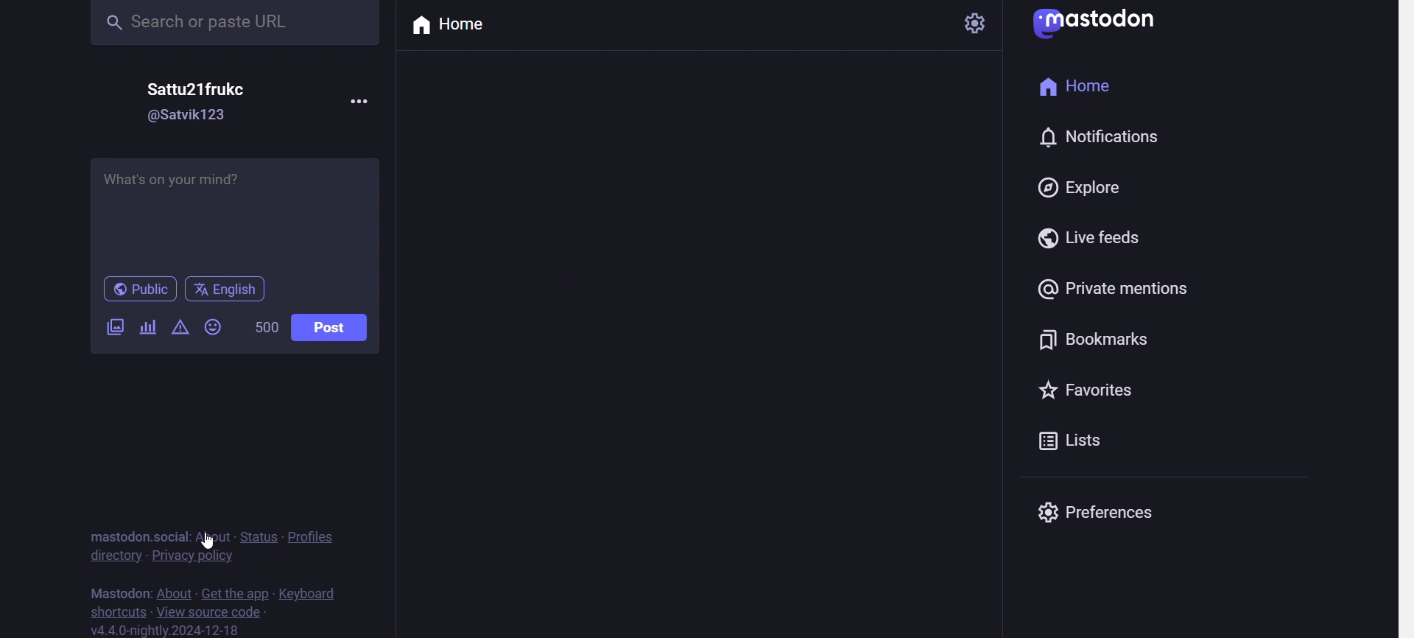  Describe the element at coordinates (262, 537) in the screenshot. I see `status` at that location.